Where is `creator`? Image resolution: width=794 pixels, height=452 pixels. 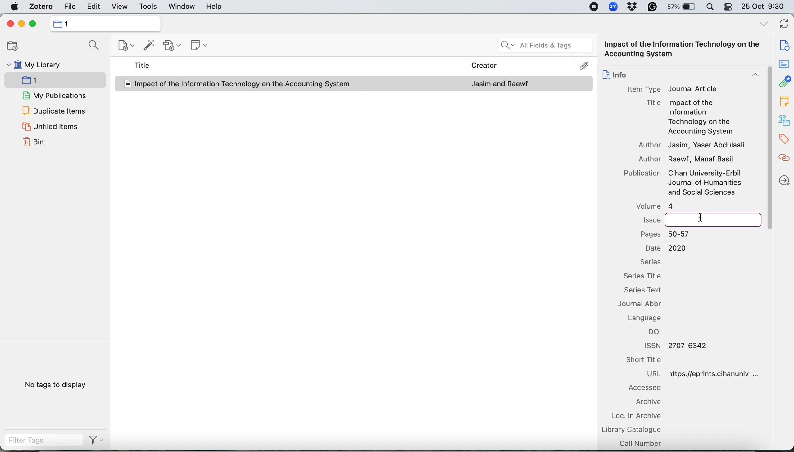
creator is located at coordinates (574, 66).